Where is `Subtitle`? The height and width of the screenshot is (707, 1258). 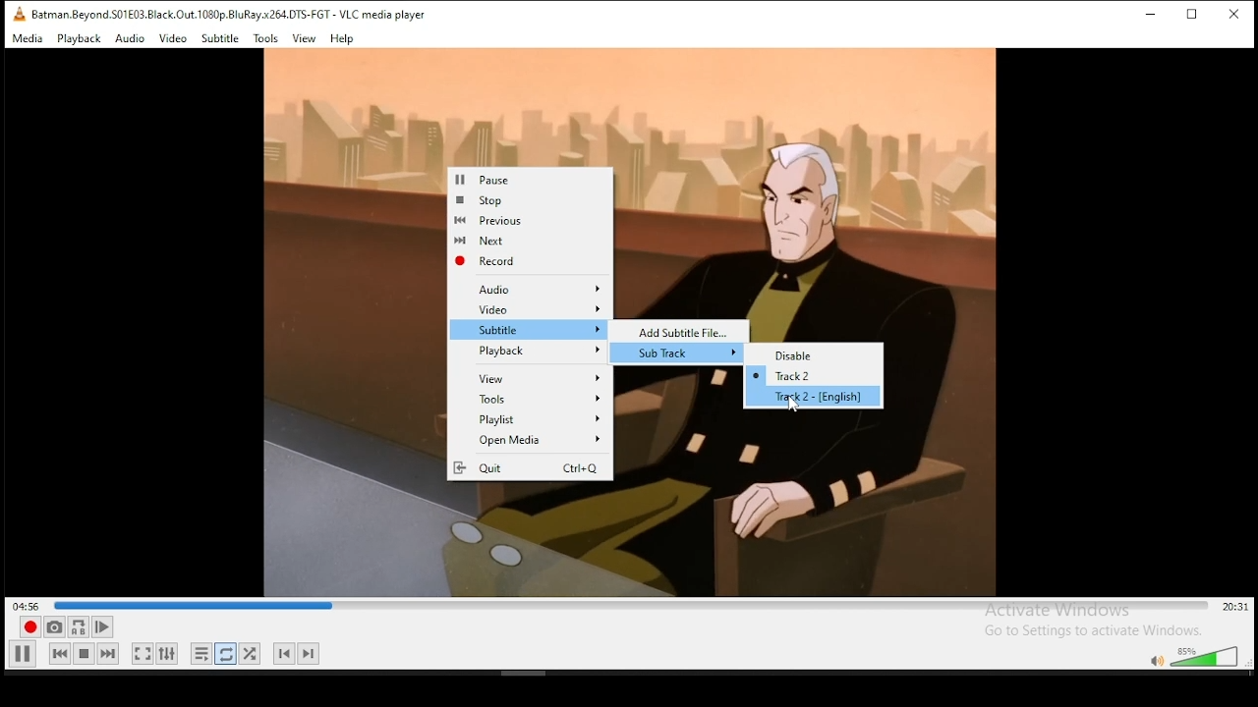
Subtitle is located at coordinates (220, 39).